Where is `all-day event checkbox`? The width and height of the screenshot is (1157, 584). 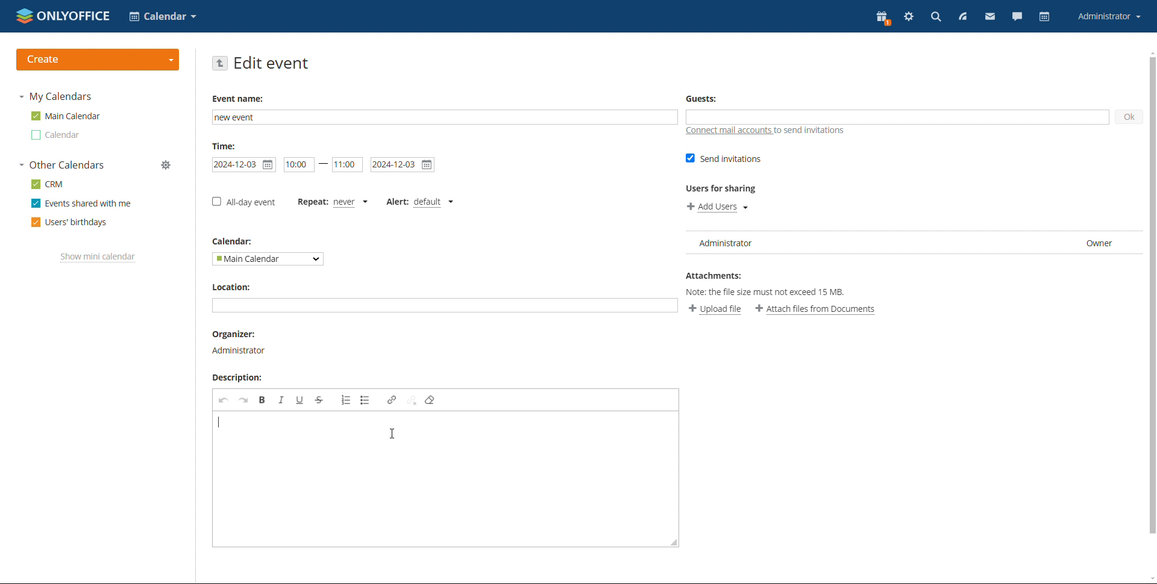 all-day event checkbox is located at coordinates (243, 202).